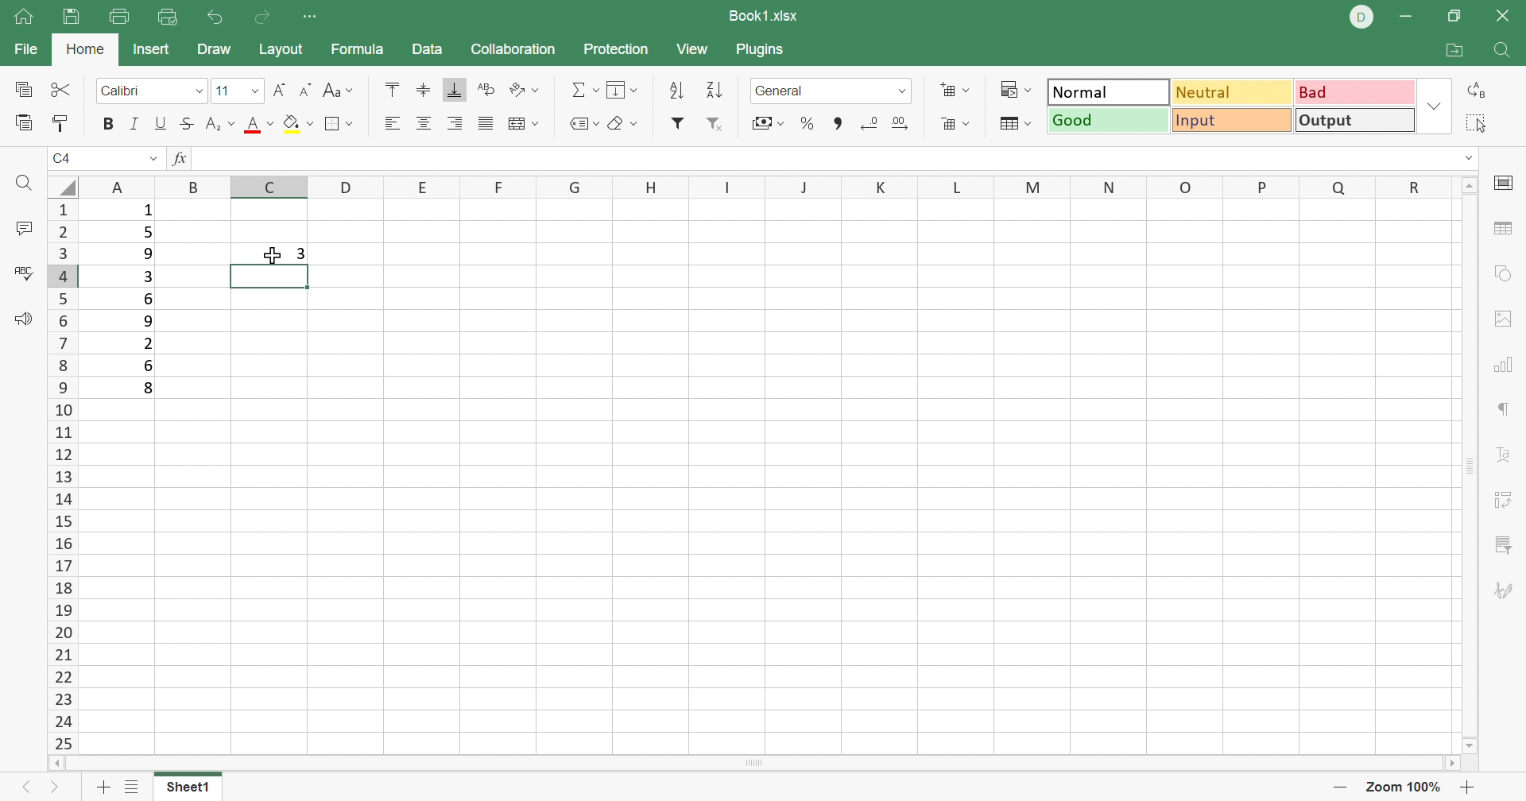 The image size is (1526, 801). What do you see at coordinates (280, 89) in the screenshot?
I see `Increment font size` at bounding box center [280, 89].